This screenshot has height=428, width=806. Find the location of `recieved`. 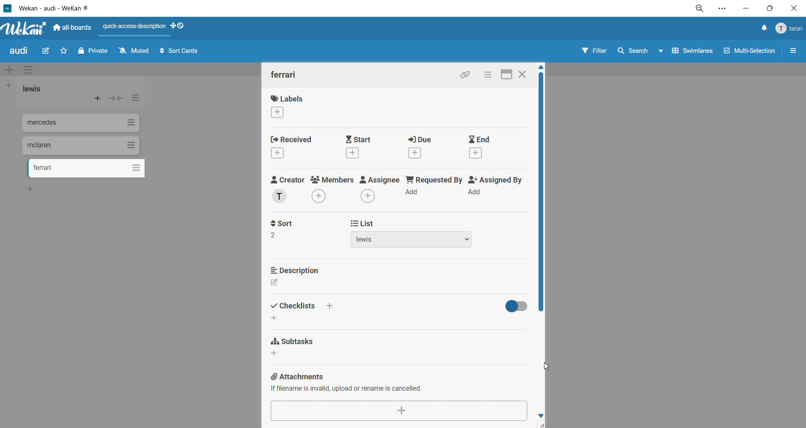

recieved is located at coordinates (293, 146).